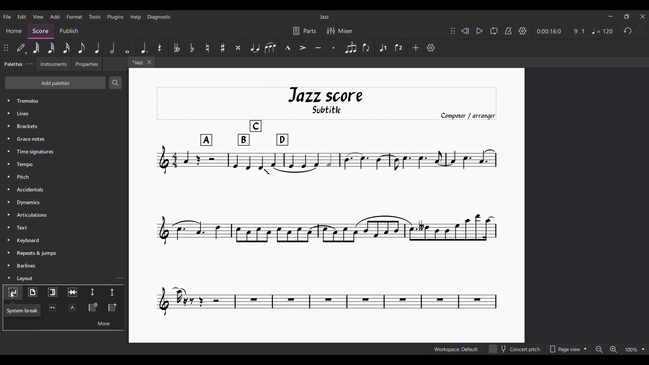  I want to click on File menu , so click(7, 17).